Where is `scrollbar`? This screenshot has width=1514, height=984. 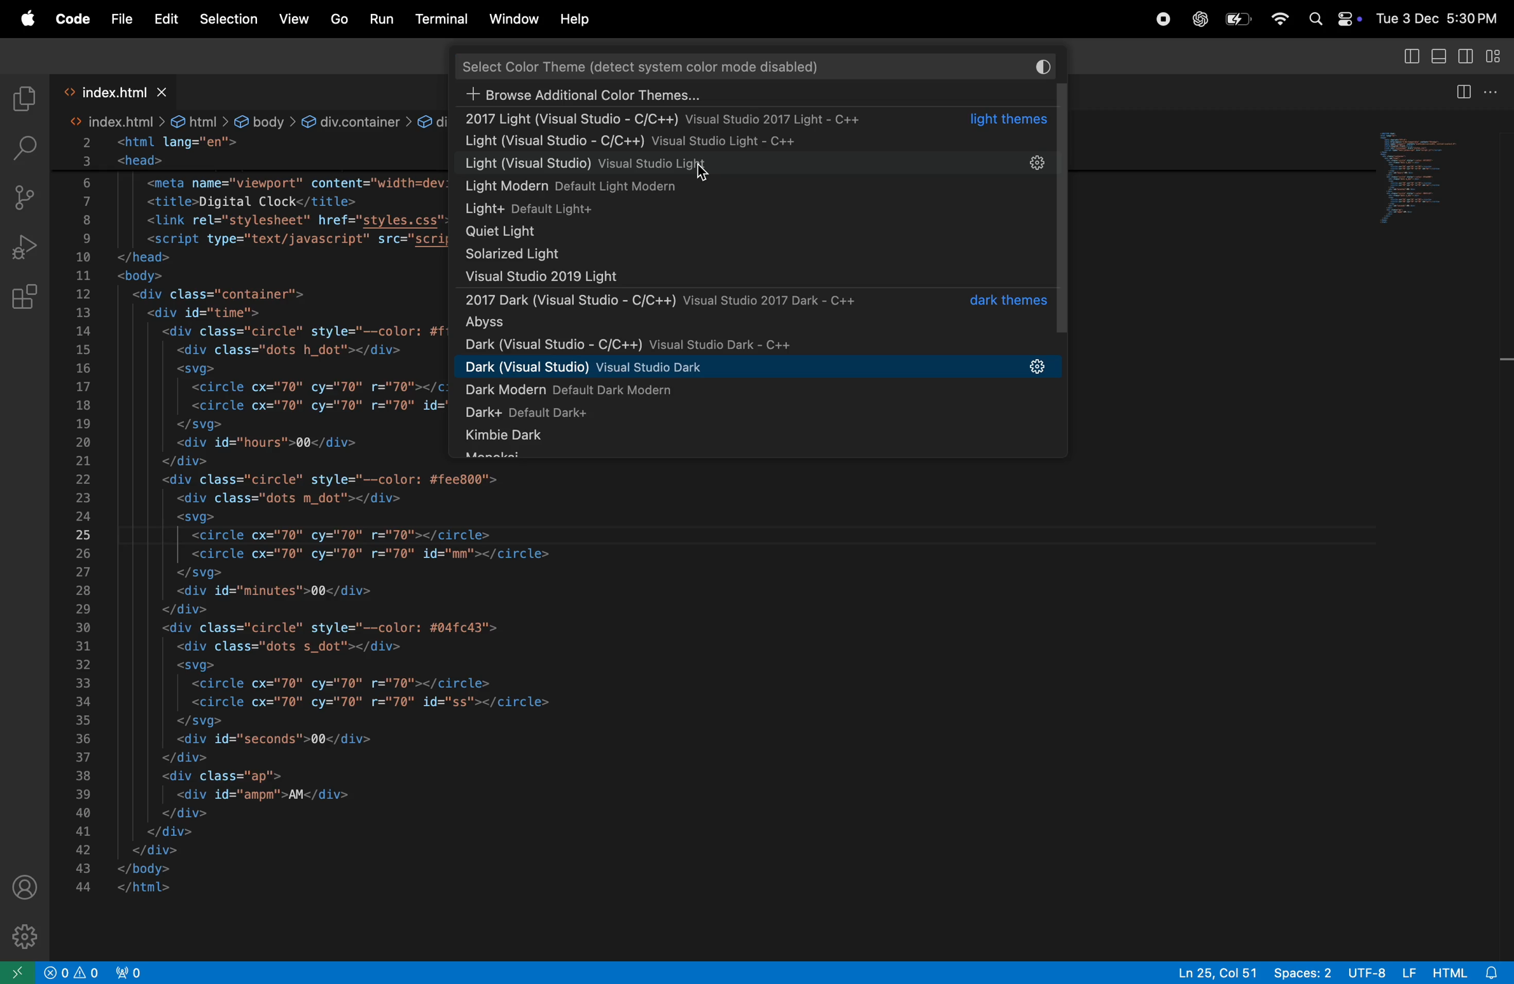
scrollbar is located at coordinates (1068, 203).